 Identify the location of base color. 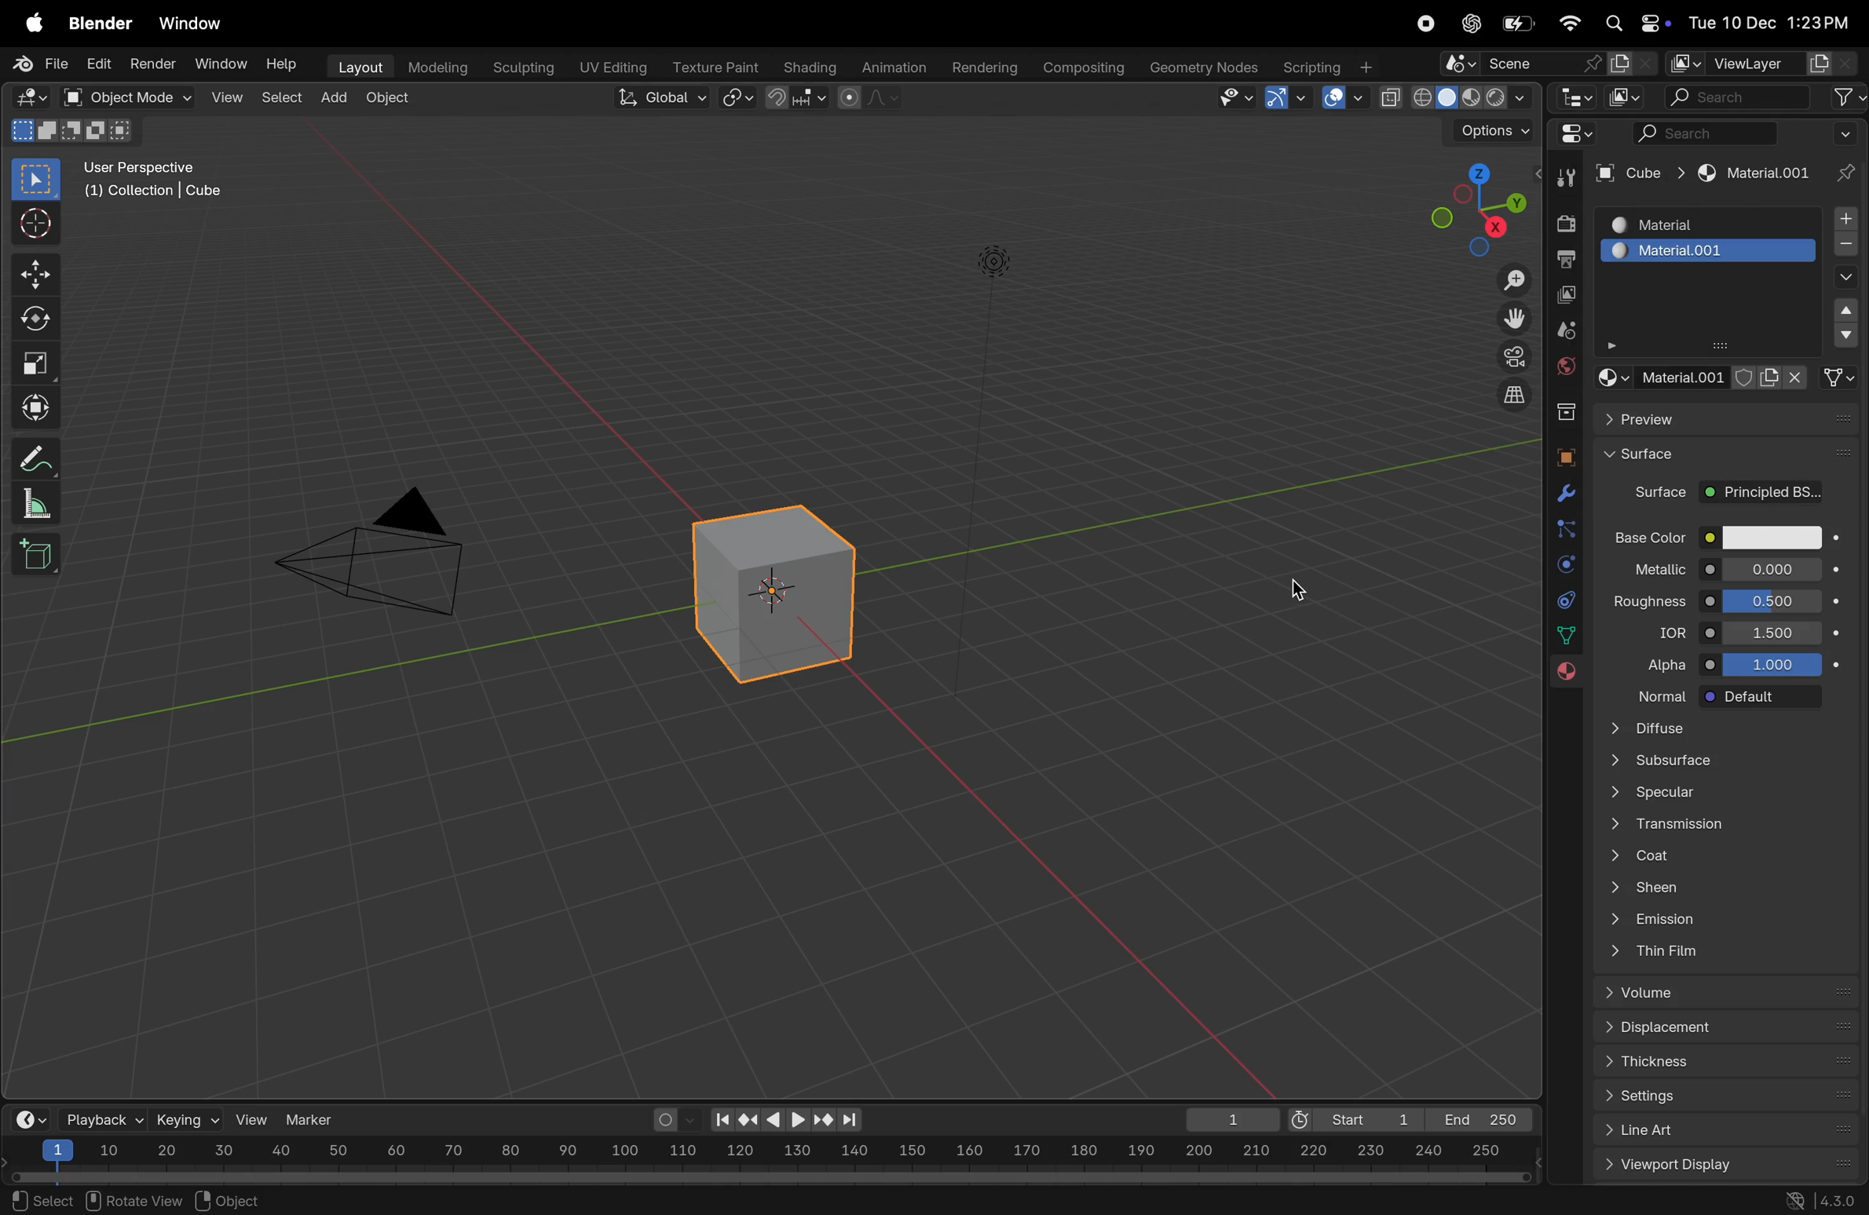
(1648, 534).